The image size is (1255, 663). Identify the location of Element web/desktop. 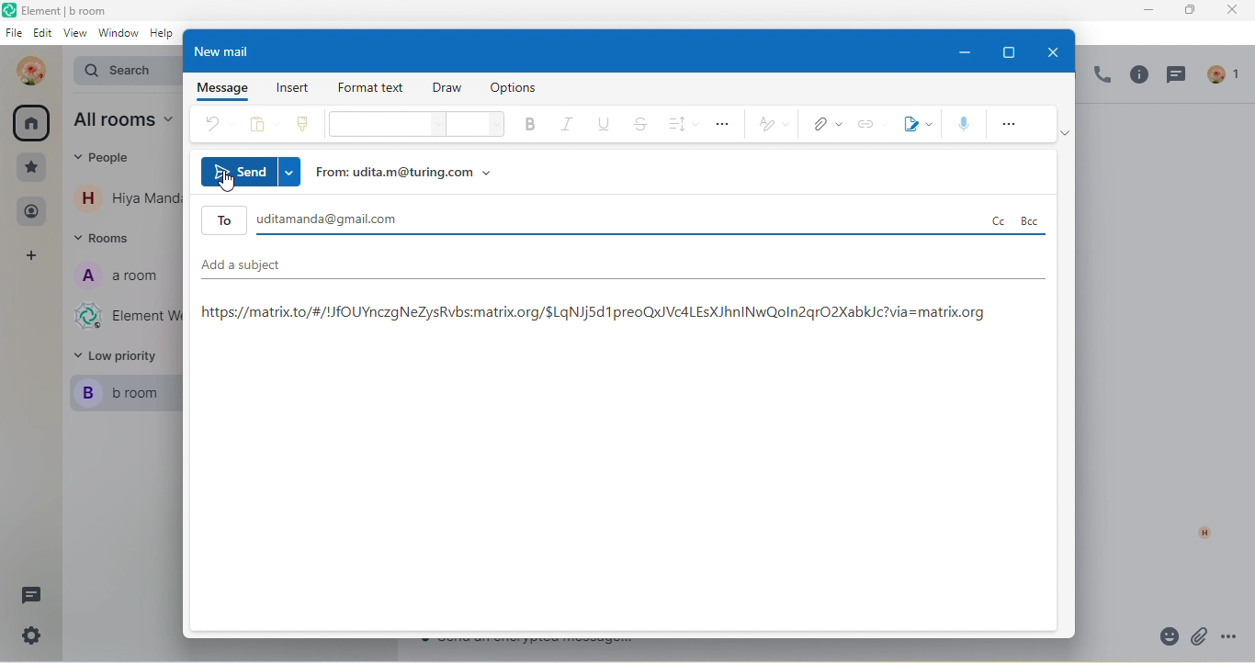
(124, 319).